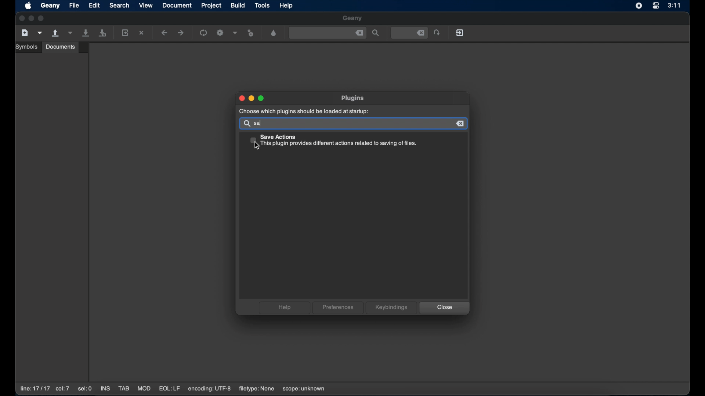 The width and height of the screenshot is (705, 396). What do you see at coordinates (102, 33) in the screenshot?
I see `save all open files` at bounding box center [102, 33].